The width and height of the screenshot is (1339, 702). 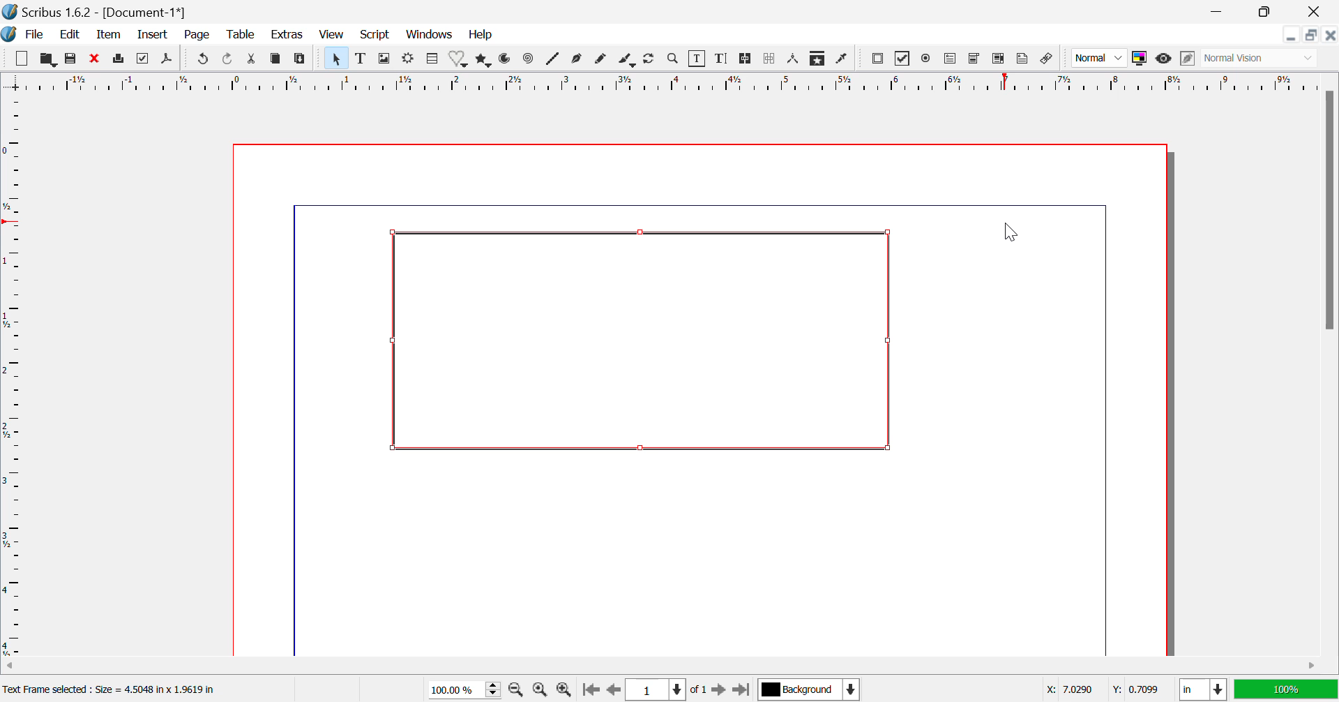 What do you see at coordinates (286, 35) in the screenshot?
I see `Extras` at bounding box center [286, 35].